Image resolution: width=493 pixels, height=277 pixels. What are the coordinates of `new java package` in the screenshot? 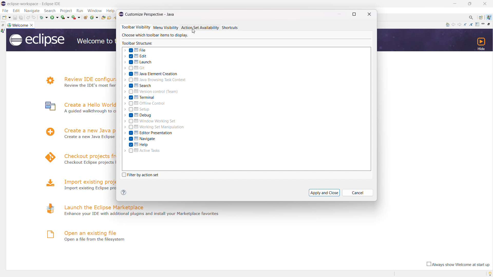 It's located at (86, 17).